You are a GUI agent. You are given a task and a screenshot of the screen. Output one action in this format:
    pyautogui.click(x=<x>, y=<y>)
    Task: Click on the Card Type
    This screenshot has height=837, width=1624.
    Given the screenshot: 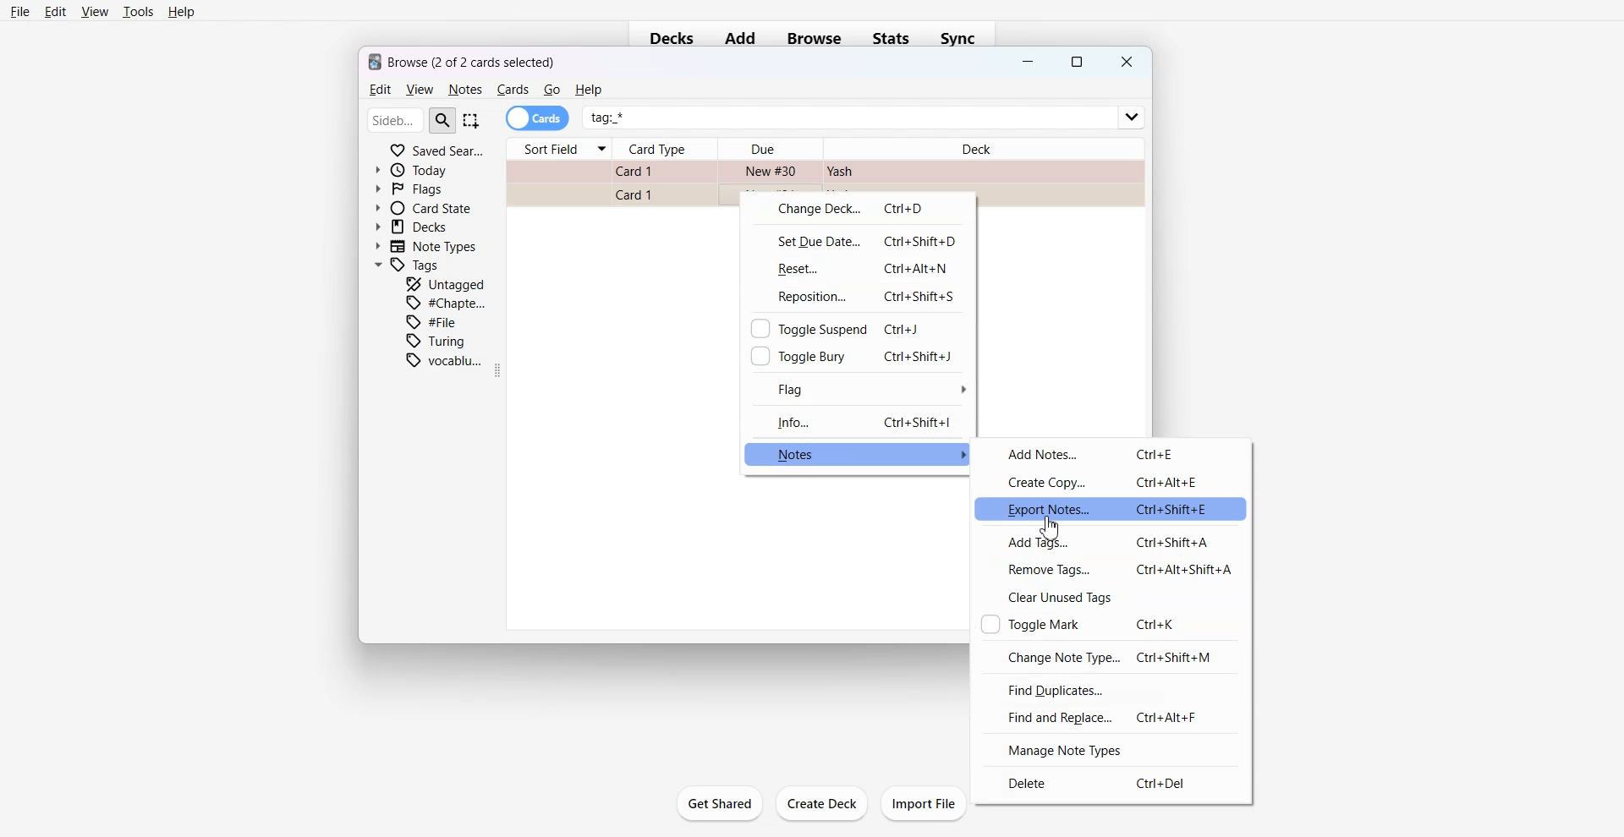 What is the action you would take?
    pyautogui.click(x=667, y=149)
    